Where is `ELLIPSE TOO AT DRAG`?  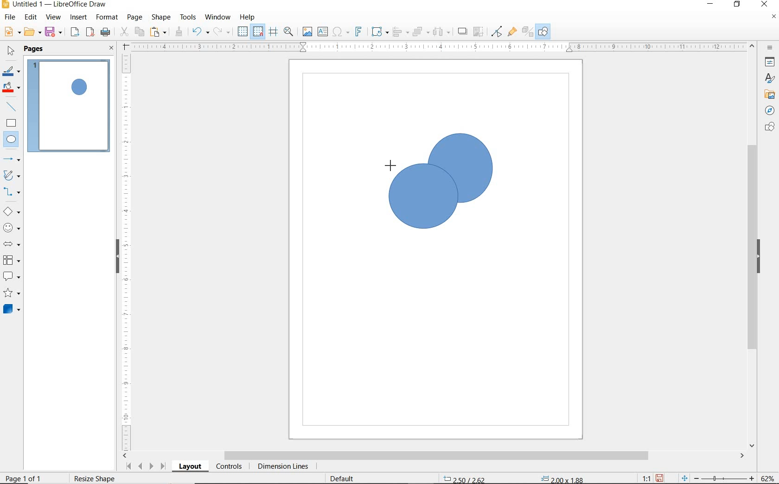
ELLIPSE TOO AT DRAG is located at coordinates (492, 135).